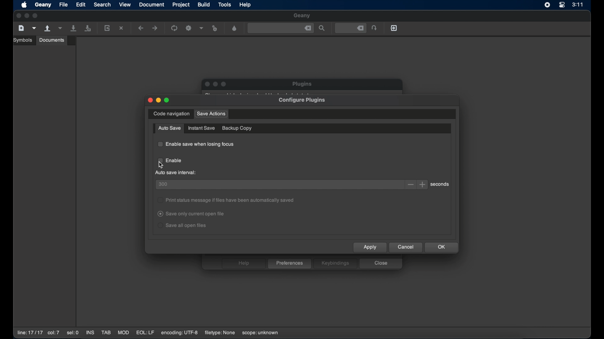 Image resolution: width=604 pixels, height=339 pixels. I want to click on find the entered text in the file, so click(322, 29).